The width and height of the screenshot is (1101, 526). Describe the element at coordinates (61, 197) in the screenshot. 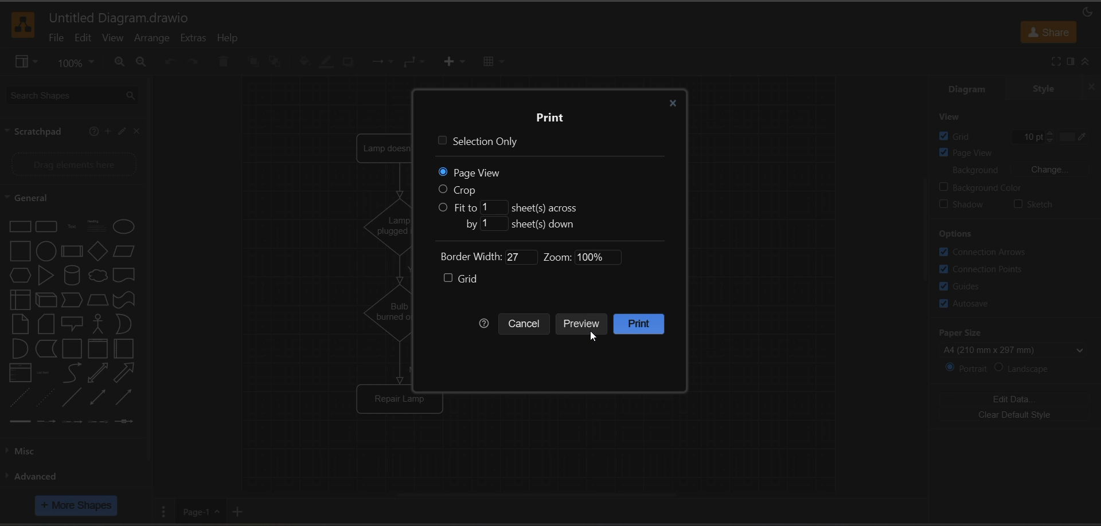

I see `general` at that location.